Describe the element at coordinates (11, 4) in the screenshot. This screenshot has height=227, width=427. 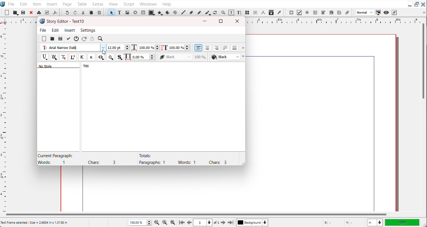
I see `File` at that location.